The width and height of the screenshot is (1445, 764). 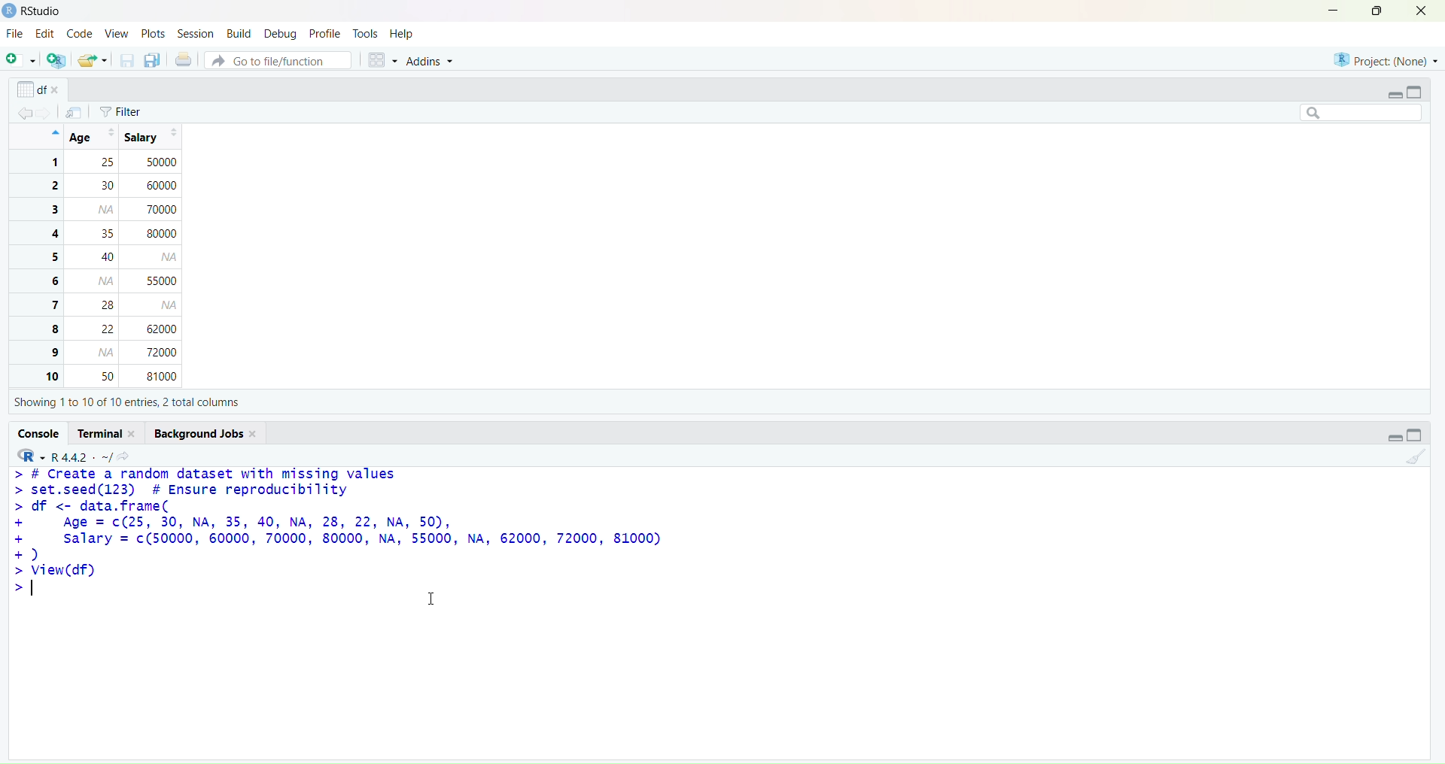 What do you see at coordinates (1389, 437) in the screenshot?
I see `expand` at bounding box center [1389, 437].